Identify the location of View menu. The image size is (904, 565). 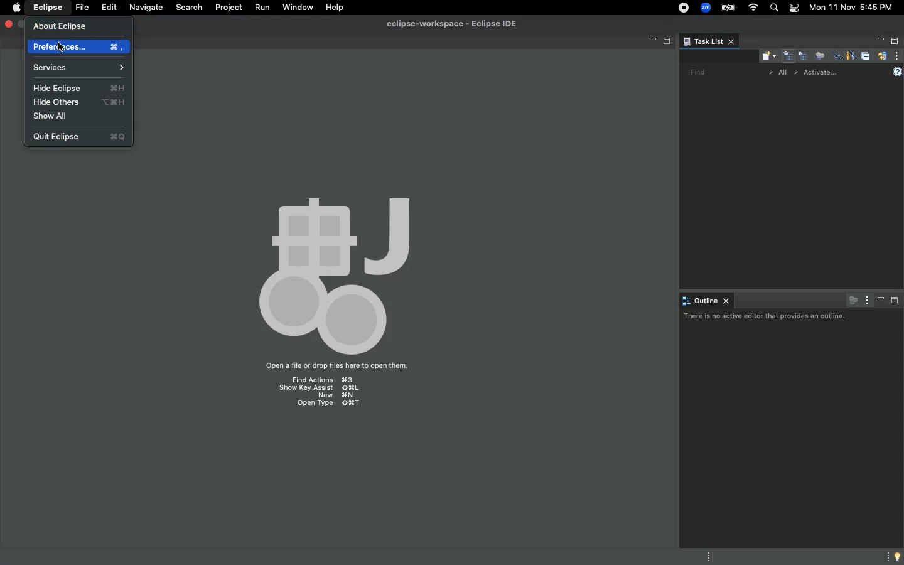
(898, 56).